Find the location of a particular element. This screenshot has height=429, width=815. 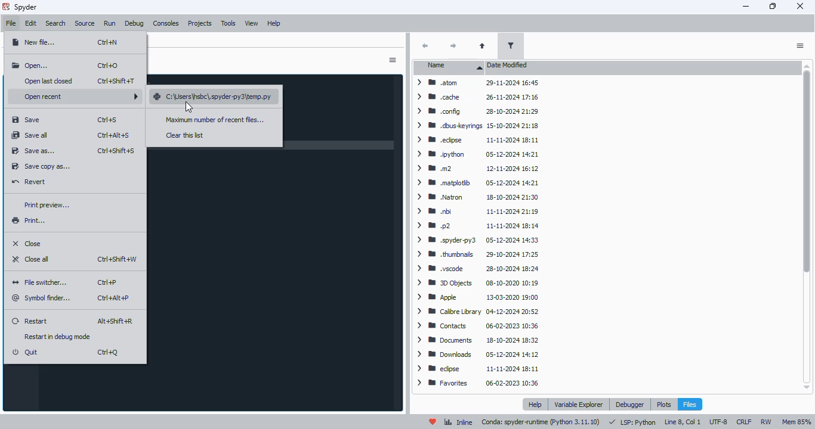

shortcut for quit is located at coordinates (107, 352).